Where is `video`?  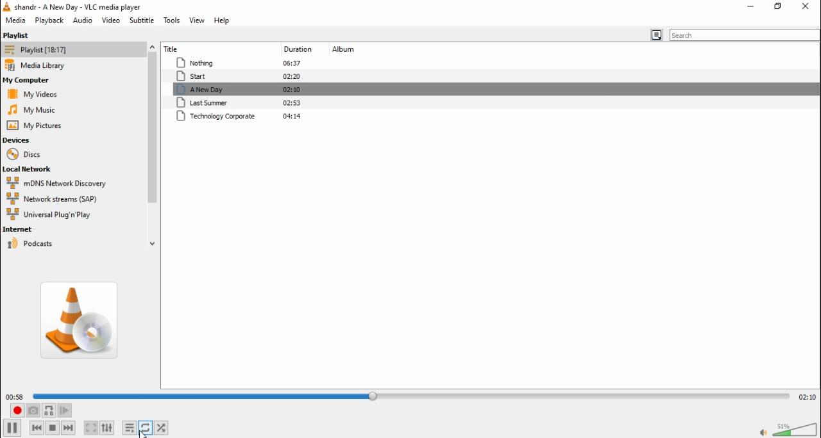
video is located at coordinates (112, 20).